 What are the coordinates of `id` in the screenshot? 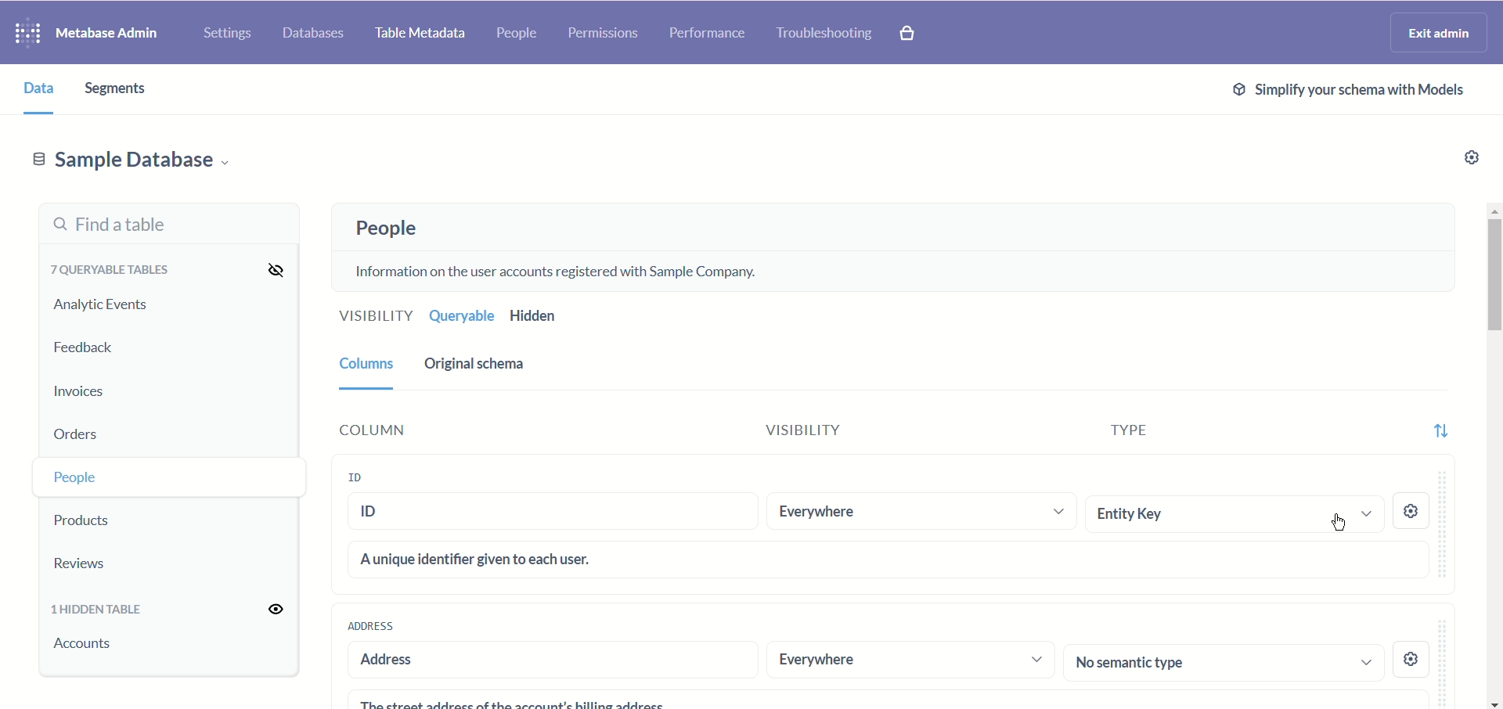 It's located at (553, 514).